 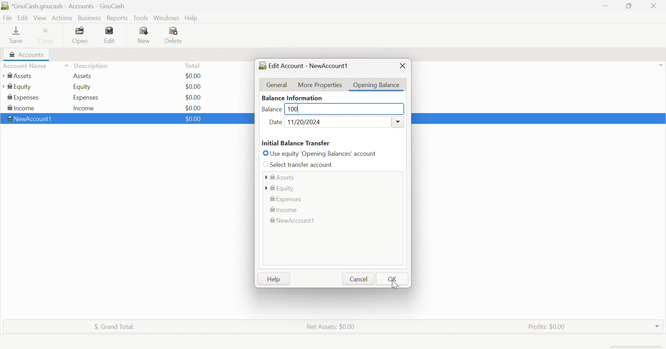 I want to click on Date, so click(x=276, y=123).